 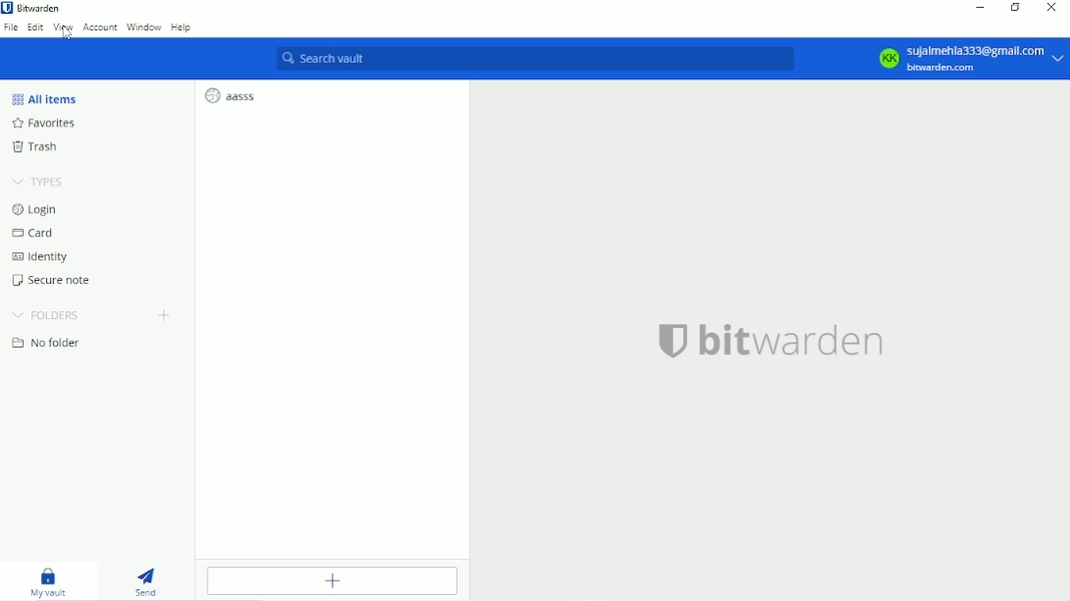 What do you see at coordinates (99, 27) in the screenshot?
I see `Account` at bounding box center [99, 27].